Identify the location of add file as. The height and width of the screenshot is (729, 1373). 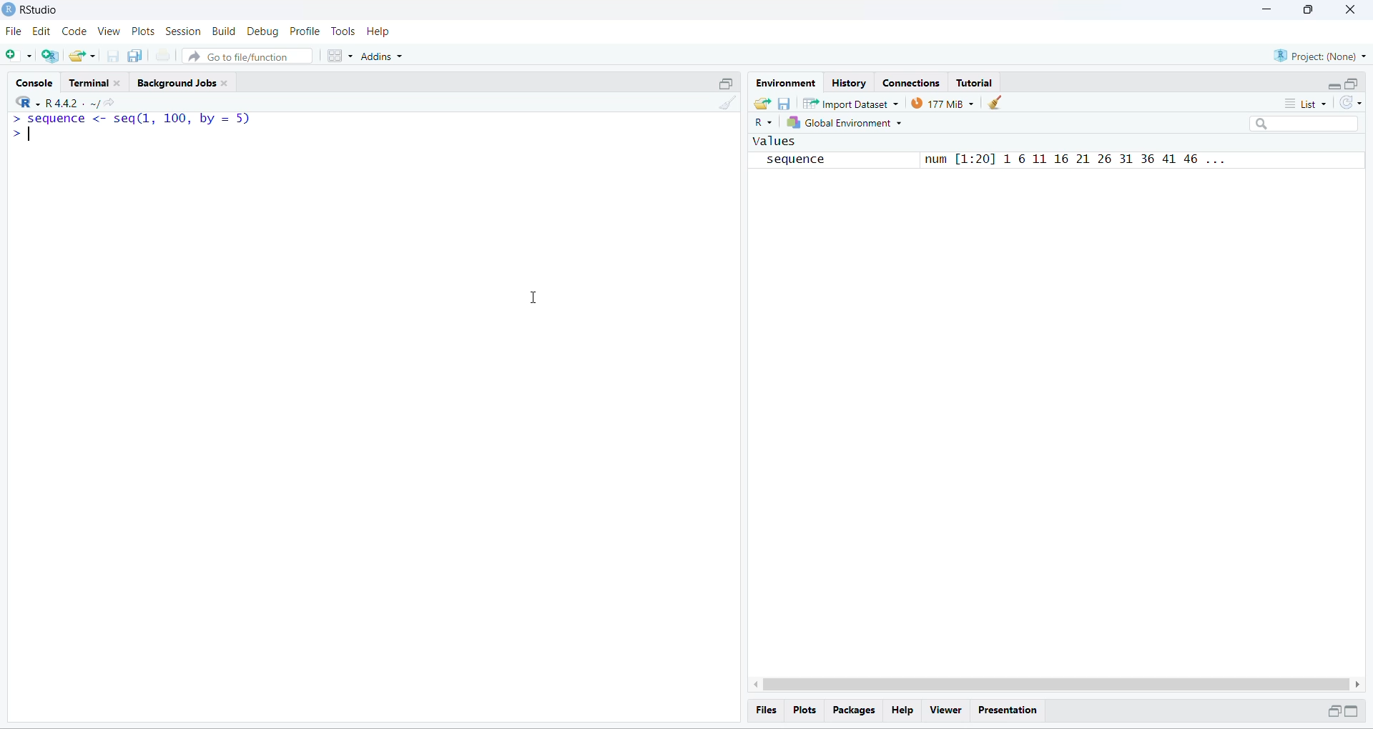
(20, 56).